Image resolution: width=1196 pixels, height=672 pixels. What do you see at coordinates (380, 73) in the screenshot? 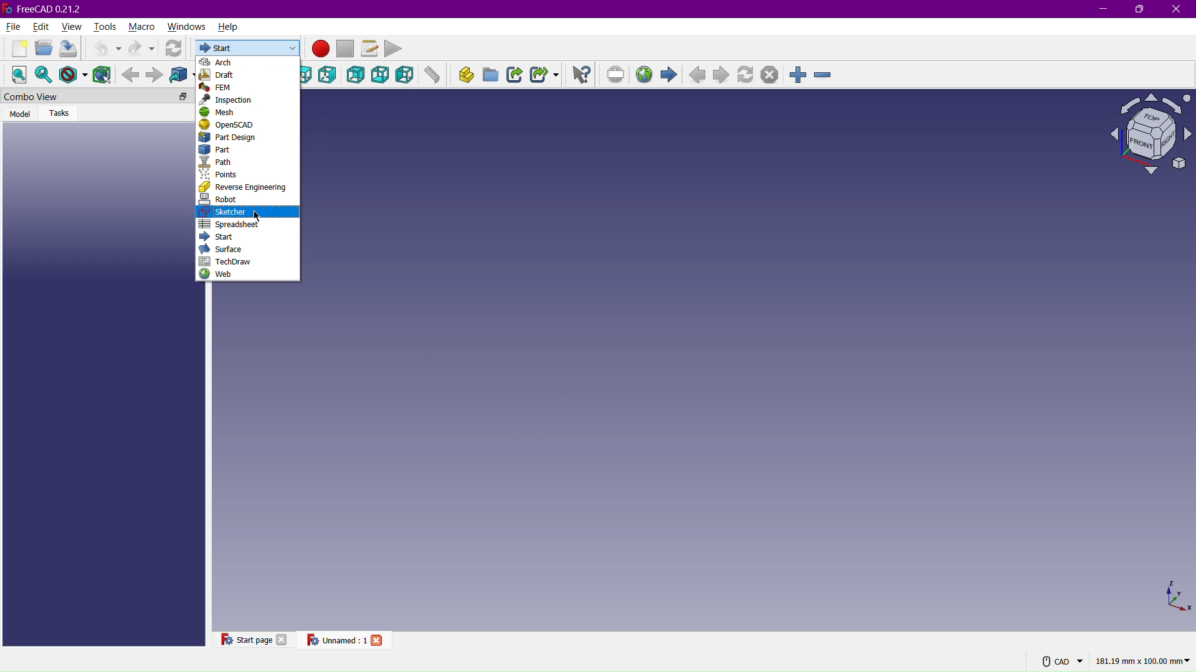
I see `Bottom` at bounding box center [380, 73].